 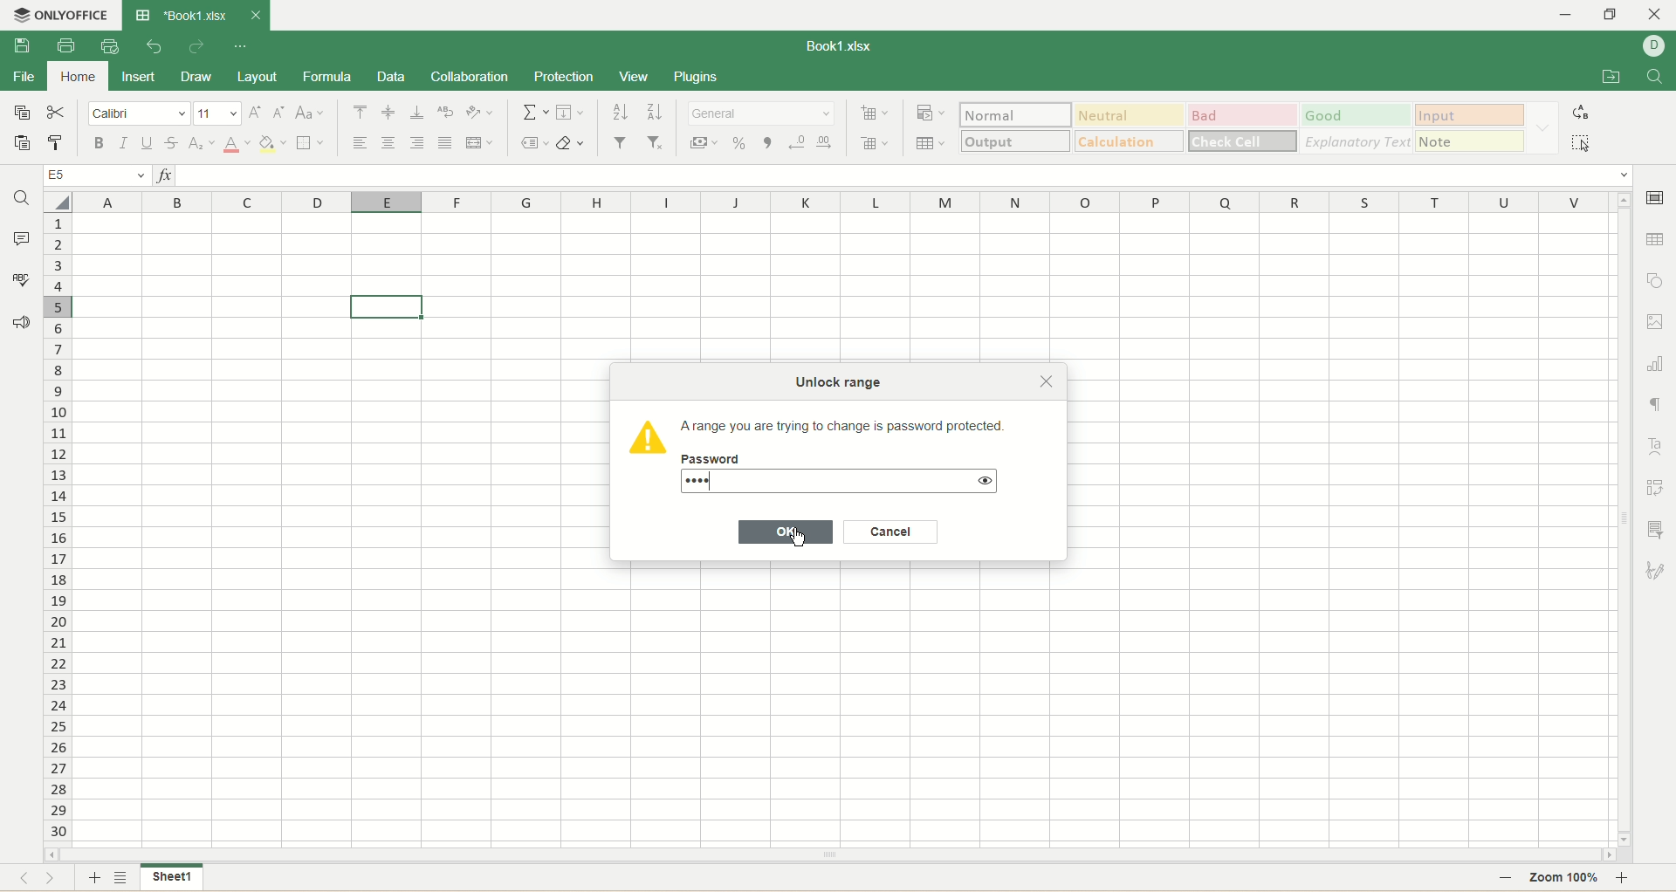 What do you see at coordinates (816, 483) in the screenshot?
I see `....` at bounding box center [816, 483].